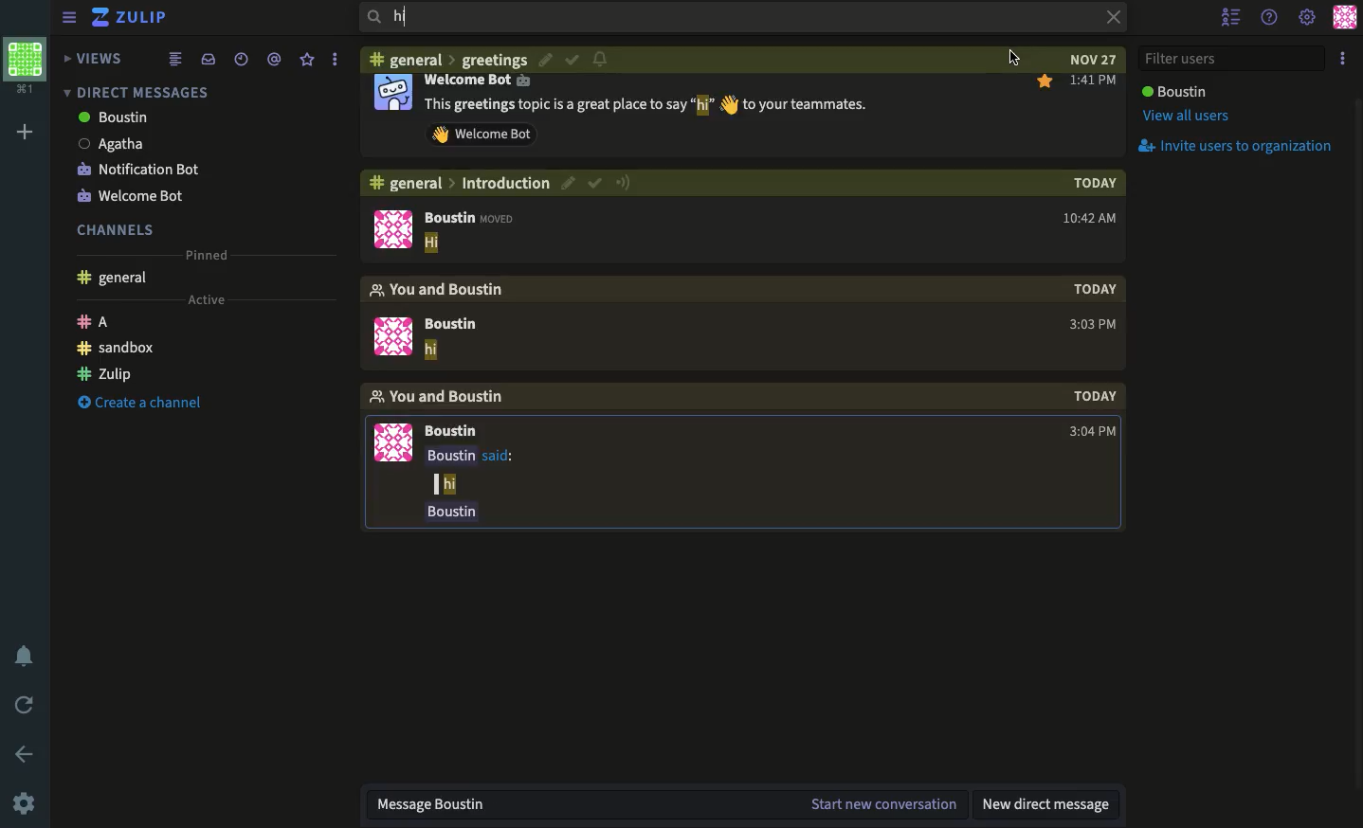 This screenshot has height=828, width=1363. I want to click on 10:42 AM, so click(1087, 217).